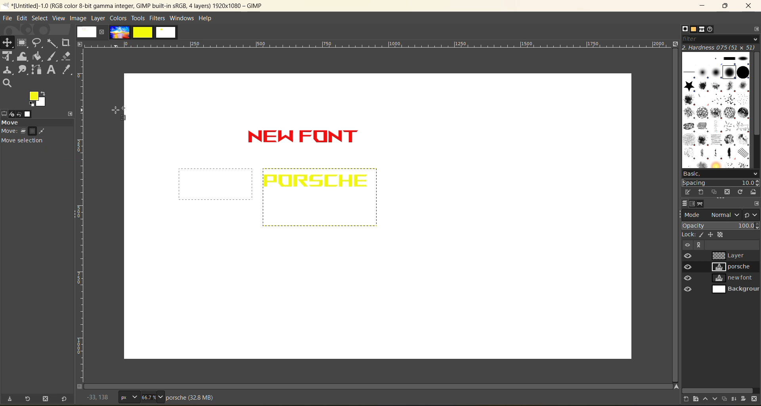 Image resolution: width=761 pixels, height=406 pixels. I want to click on text, so click(52, 70).